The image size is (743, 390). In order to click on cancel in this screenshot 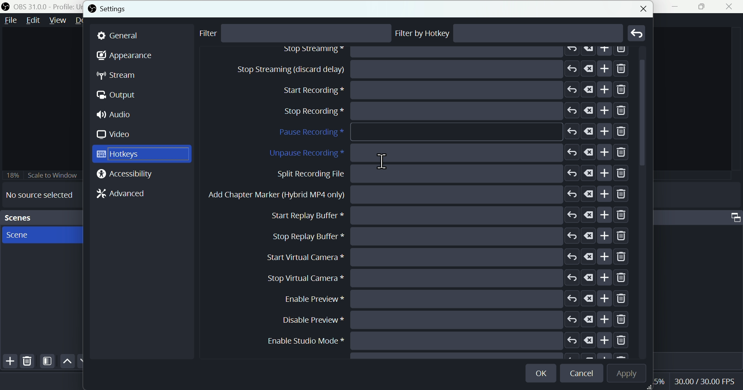, I will do `click(583, 374)`.